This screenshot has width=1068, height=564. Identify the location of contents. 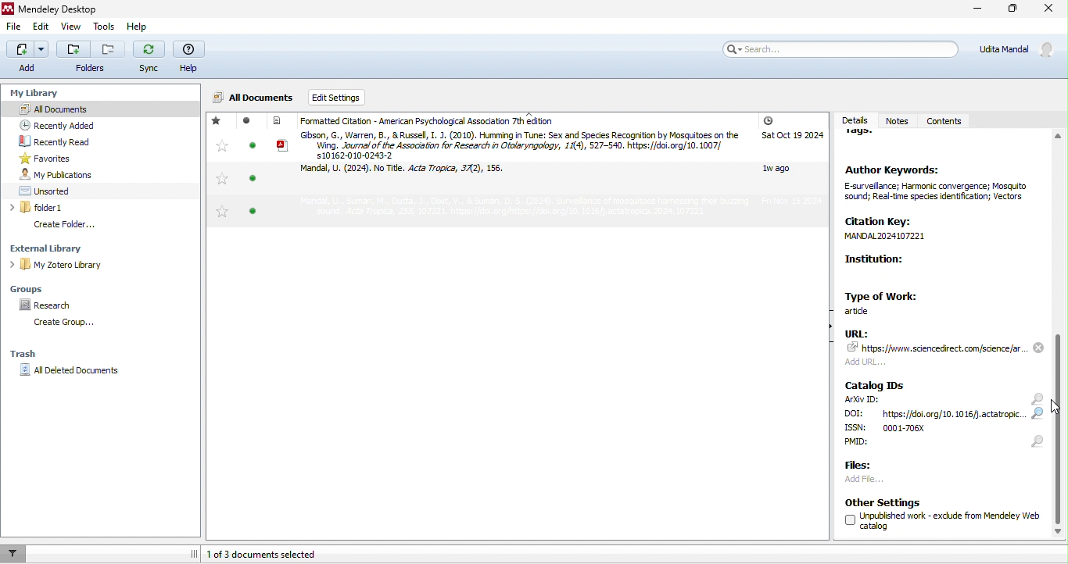
(946, 122).